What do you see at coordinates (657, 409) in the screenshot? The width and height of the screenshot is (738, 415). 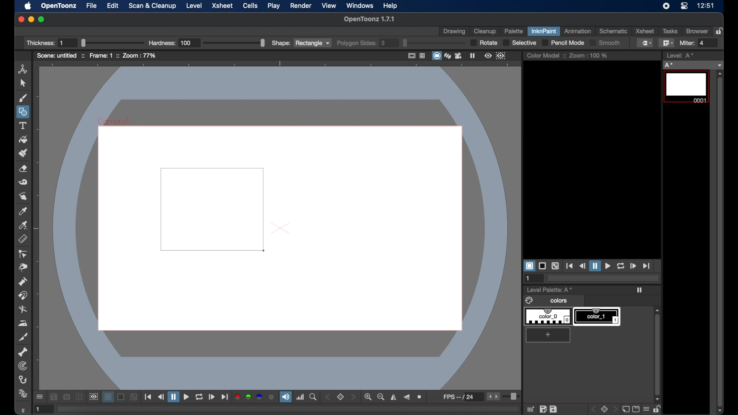 I see `unlock` at bounding box center [657, 409].